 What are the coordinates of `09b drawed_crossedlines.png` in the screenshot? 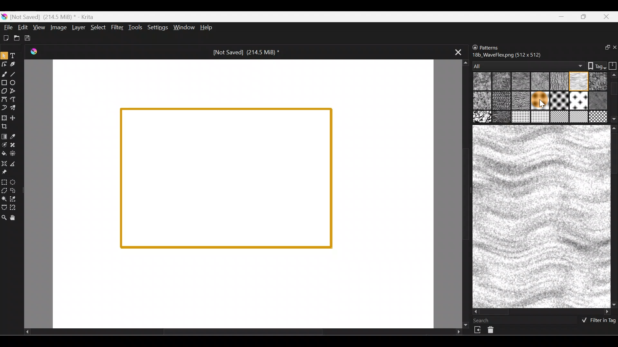 It's located at (520, 101).